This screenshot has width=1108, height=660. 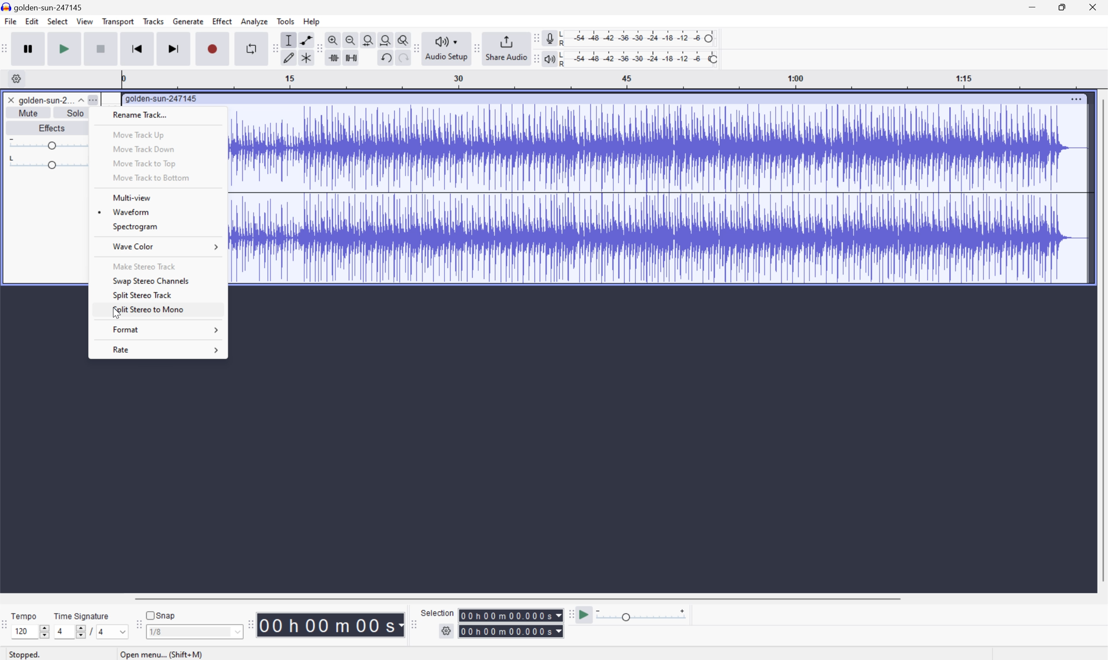 I want to click on Audacity recording meter toolbar, so click(x=533, y=37).